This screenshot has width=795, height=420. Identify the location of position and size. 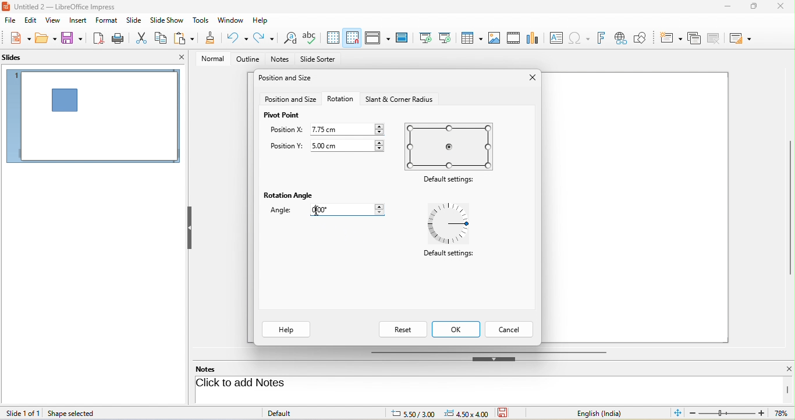
(288, 79).